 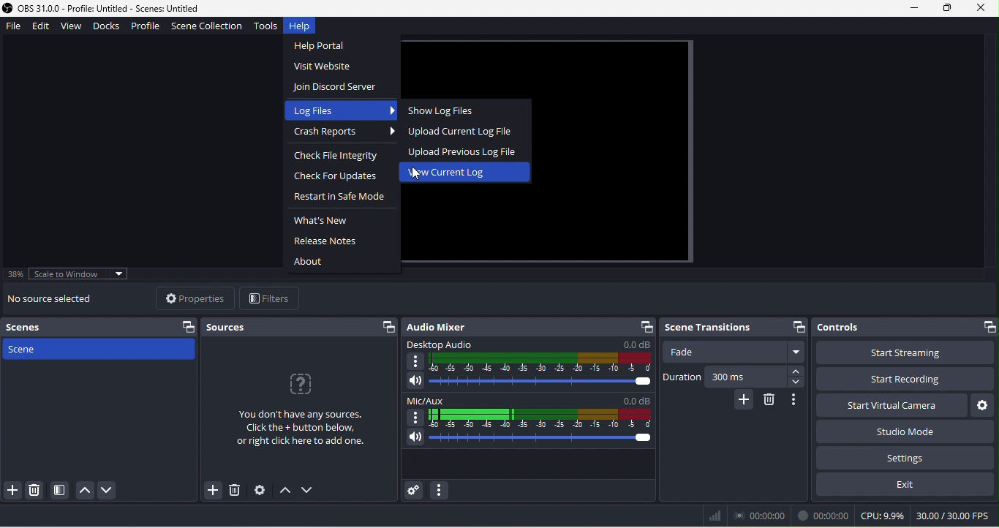 I want to click on sources, so click(x=302, y=327).